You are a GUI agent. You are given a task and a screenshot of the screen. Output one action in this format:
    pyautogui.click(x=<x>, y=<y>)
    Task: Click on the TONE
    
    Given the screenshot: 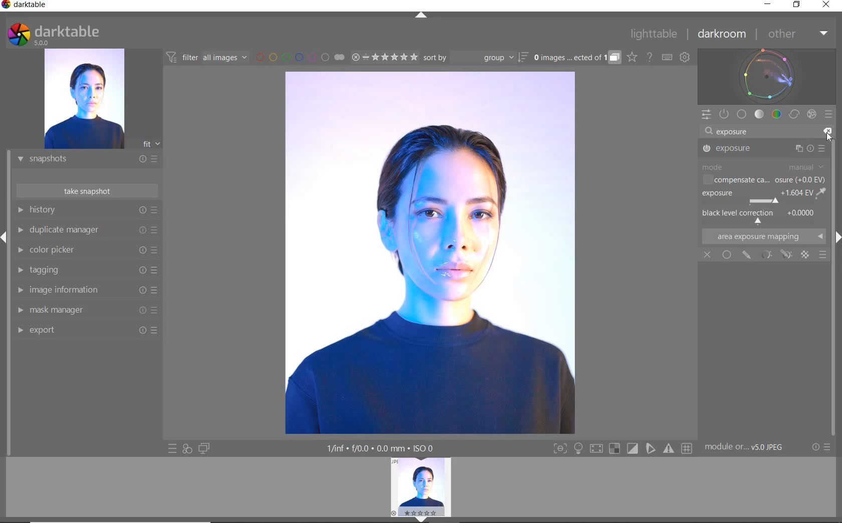 What is the action you would take?
    pyautogui.click(x=760, y=114)
    